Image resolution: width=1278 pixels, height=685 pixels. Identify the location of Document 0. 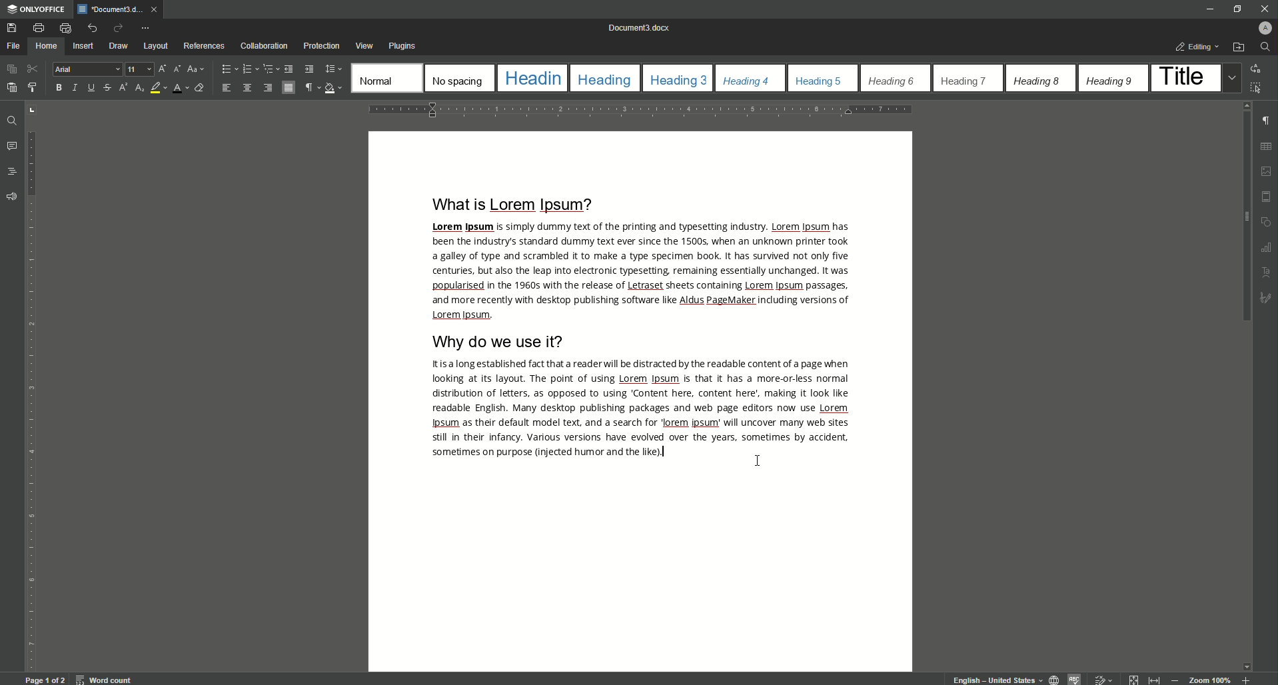
(640, 28).